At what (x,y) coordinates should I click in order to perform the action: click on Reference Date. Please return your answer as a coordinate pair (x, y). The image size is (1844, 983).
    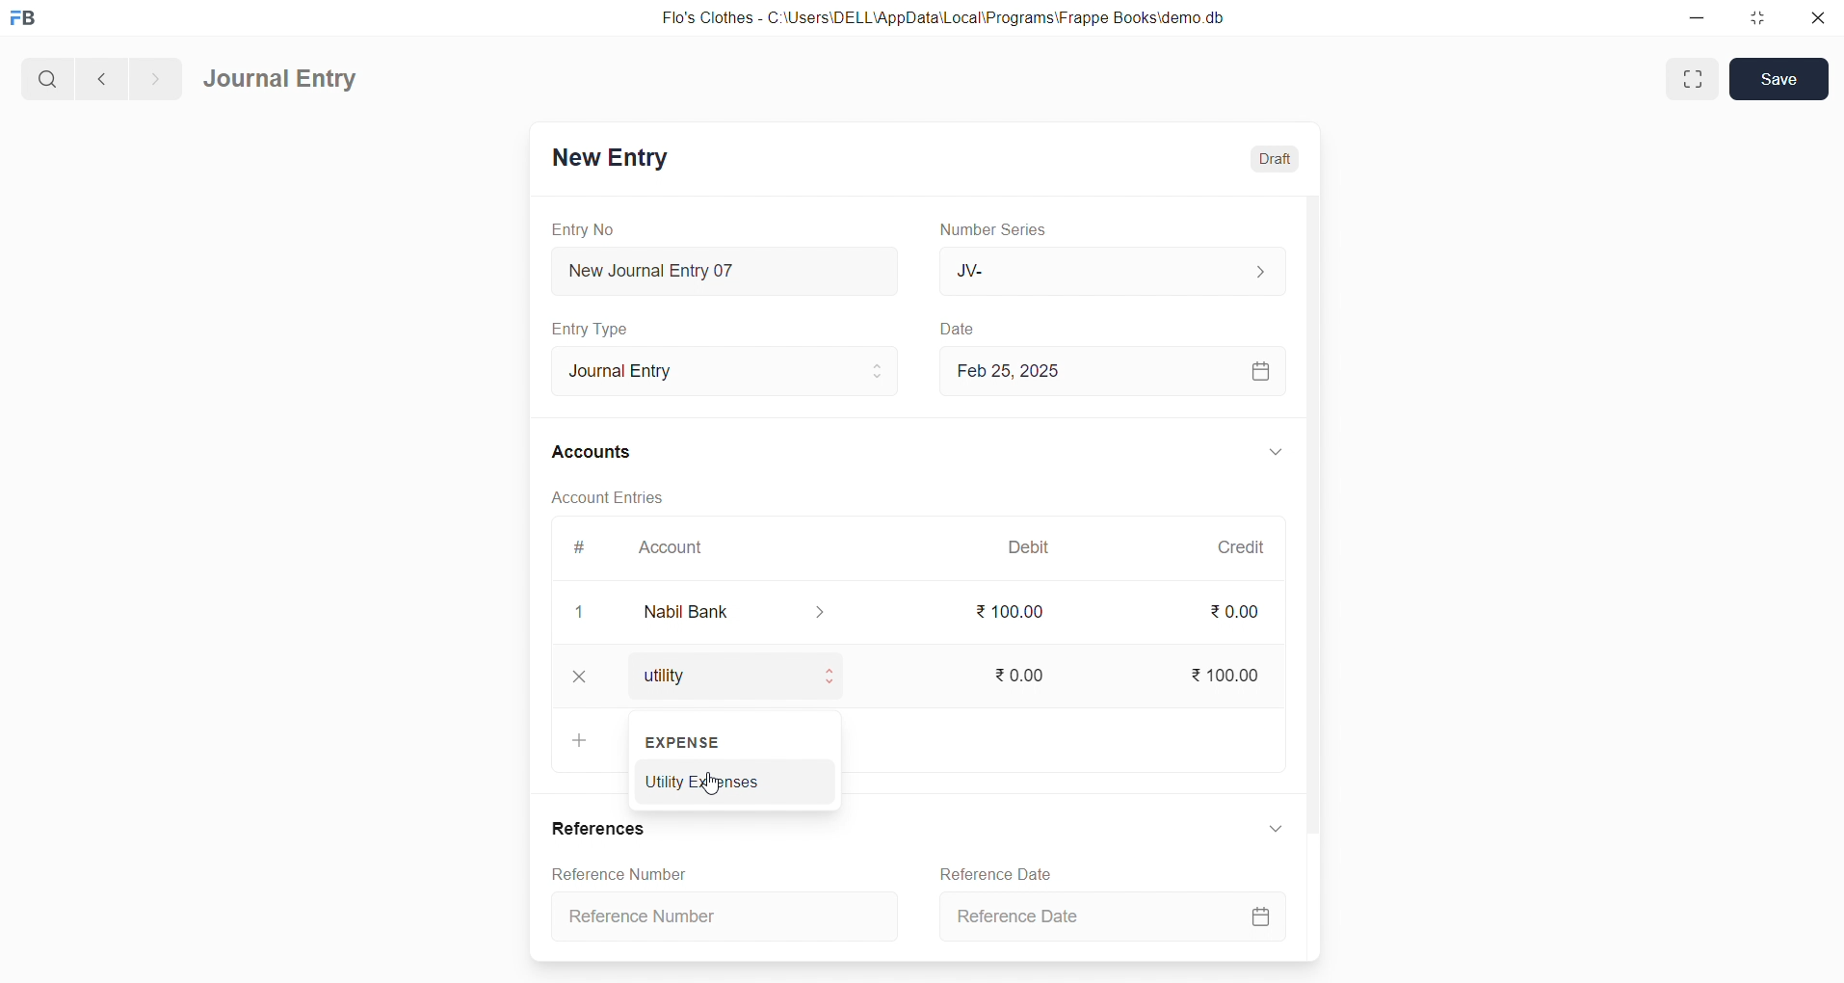
    Looking at the image, I should click on (991, 872).